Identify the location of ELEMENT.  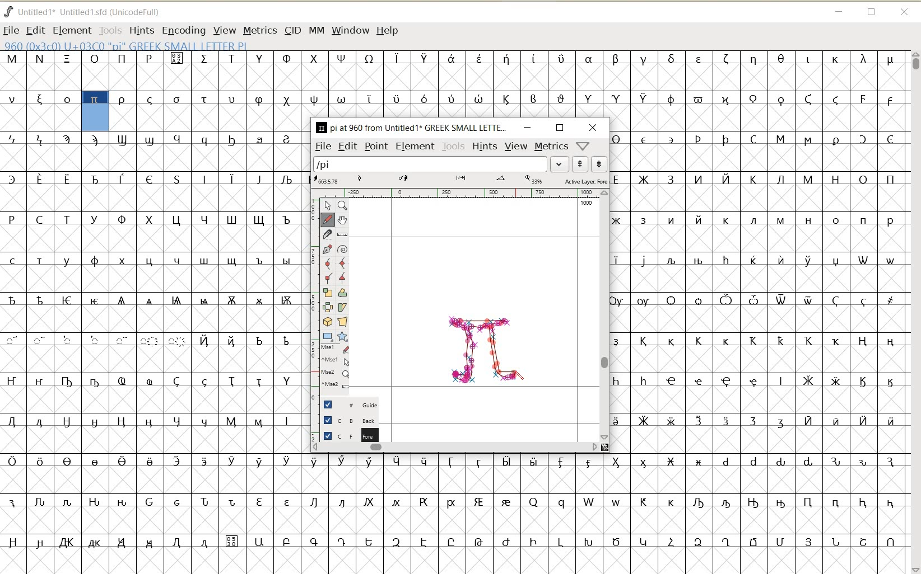
(72, 30).